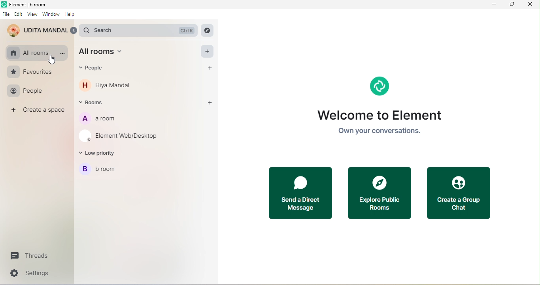 This screenshot has width=540, height=285. What do you see at coordinates (64, 51) in the screenshot?
I see `option` at bounding box center [64, 51].